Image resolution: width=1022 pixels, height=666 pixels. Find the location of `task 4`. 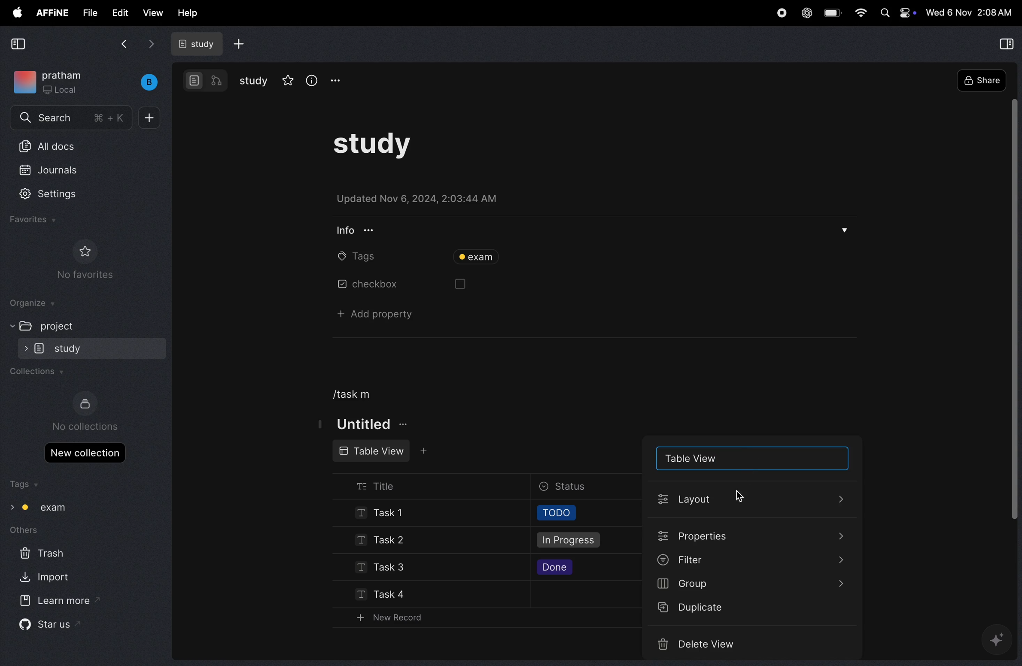

task 4 is located at coordinates (371, 593).